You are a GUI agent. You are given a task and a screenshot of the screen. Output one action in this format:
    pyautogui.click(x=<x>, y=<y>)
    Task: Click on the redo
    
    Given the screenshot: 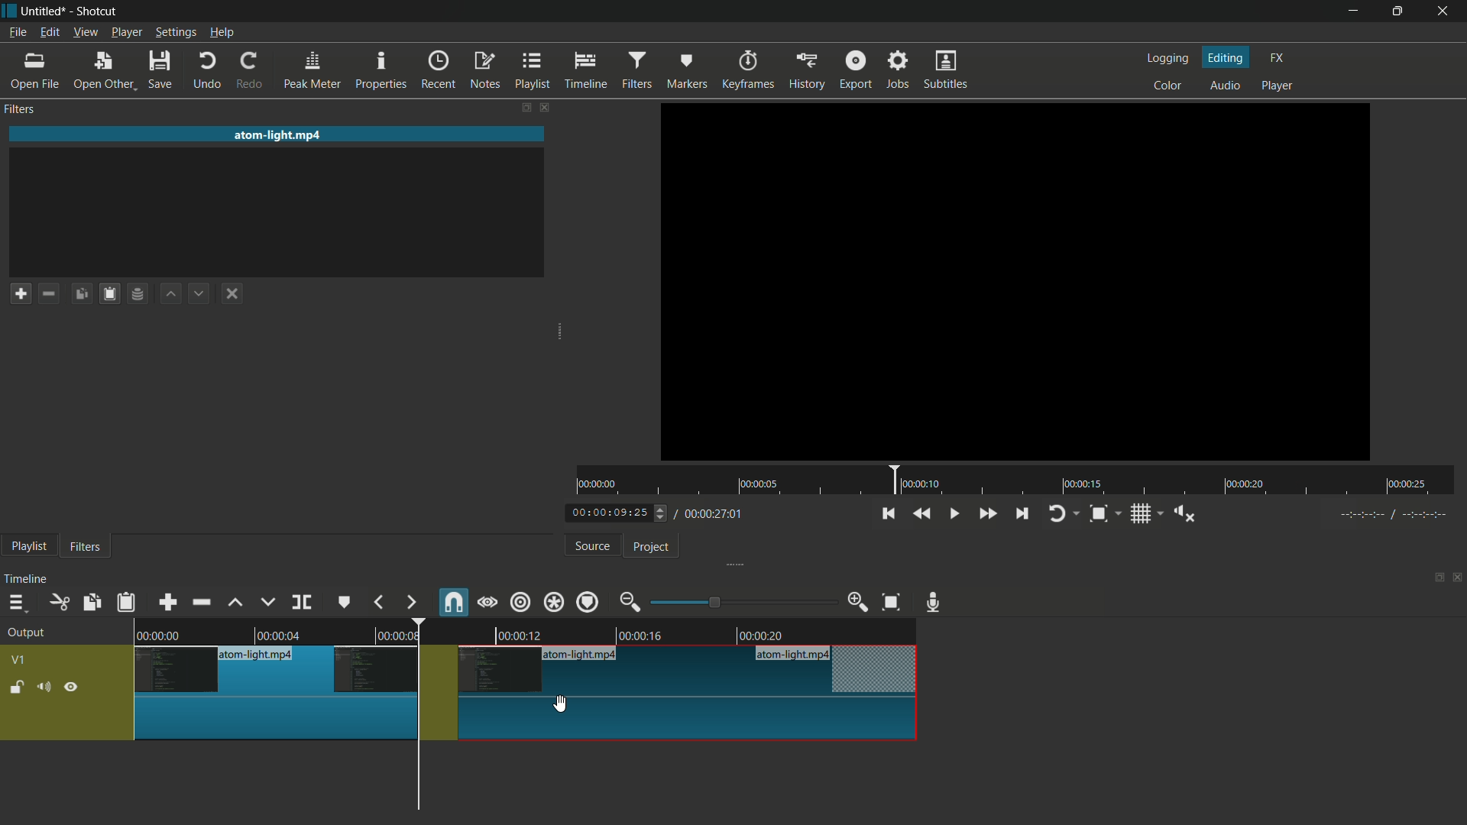 What is the action you would take?
    pyautogui.click(x=253, y=71)
    